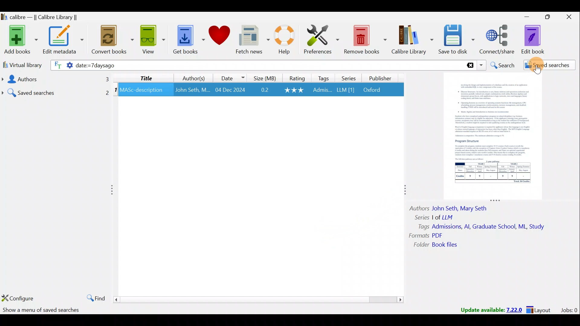 This screenshot has height=326, width=580. Describe the element at coordinates (545, 18) in the screenshot. I see `Maximize` at that location.